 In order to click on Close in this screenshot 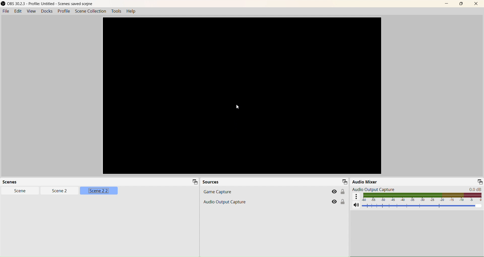, I will do `click(476, 4)`.